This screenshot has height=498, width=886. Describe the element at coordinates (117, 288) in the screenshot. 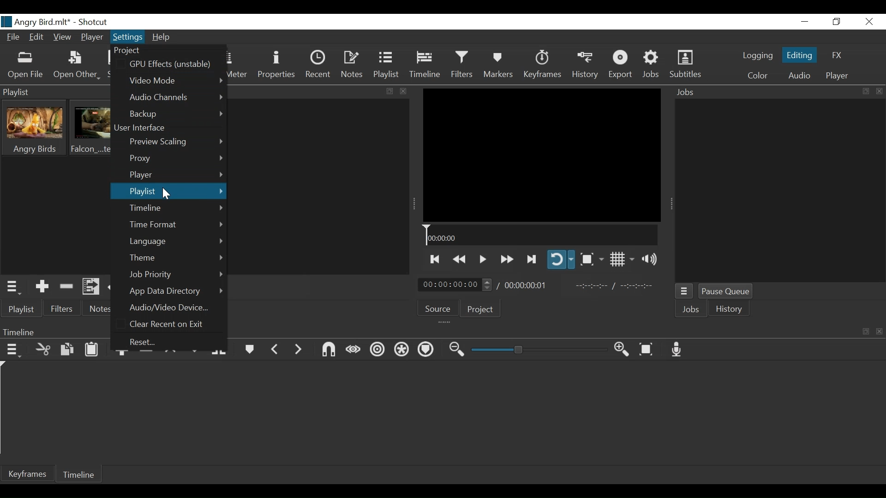

I see `Update` at that location.